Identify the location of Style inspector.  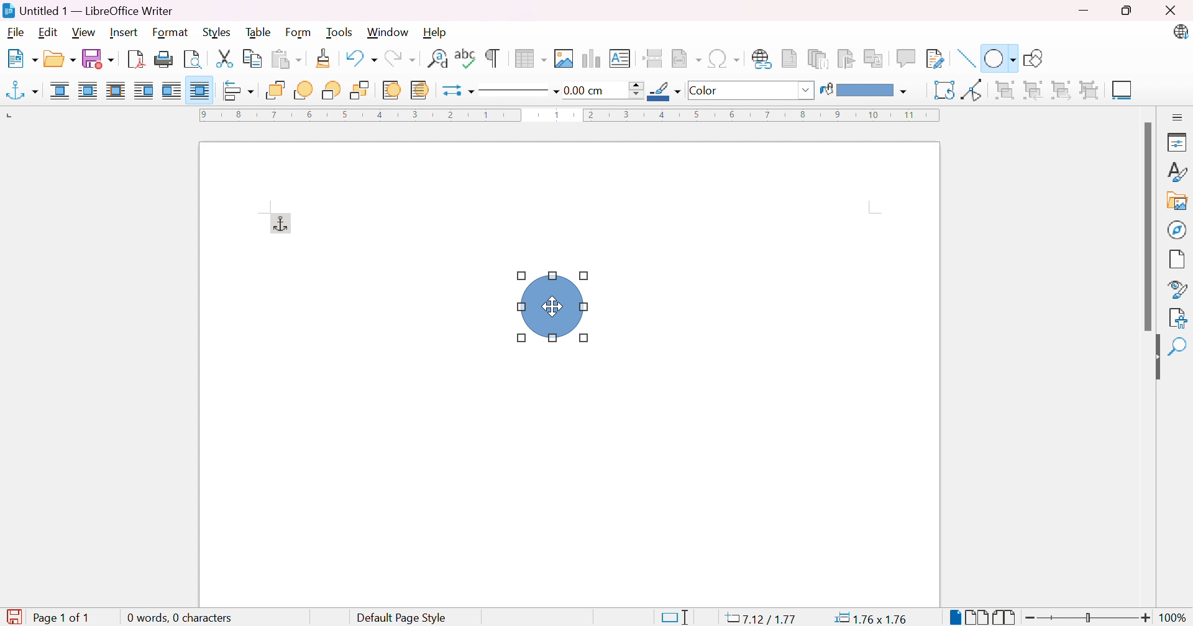
(1179, 290).